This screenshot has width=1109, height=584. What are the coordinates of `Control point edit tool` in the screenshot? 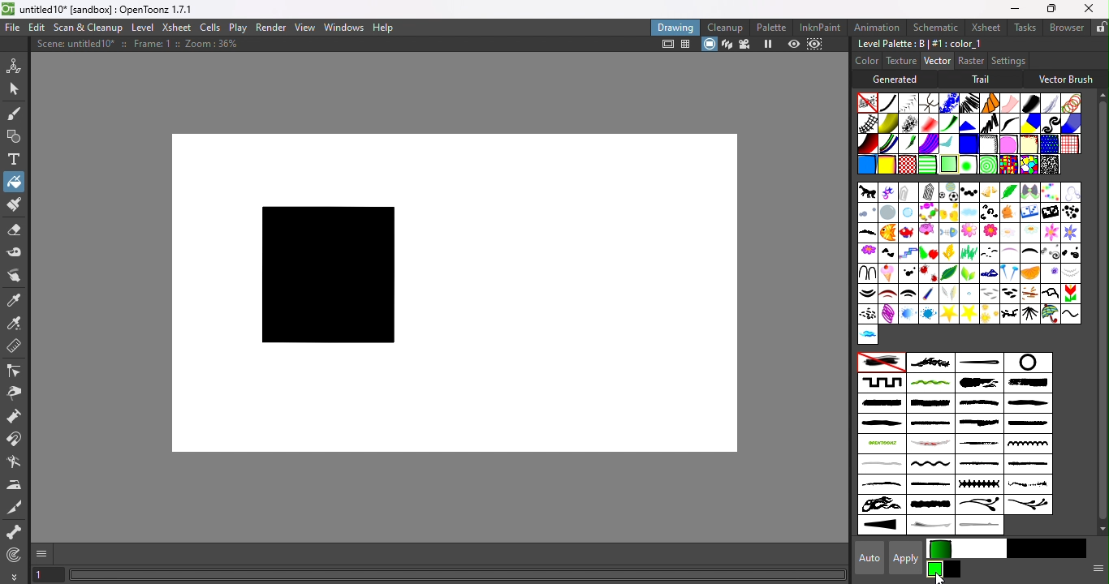 It's located at (16, 370).